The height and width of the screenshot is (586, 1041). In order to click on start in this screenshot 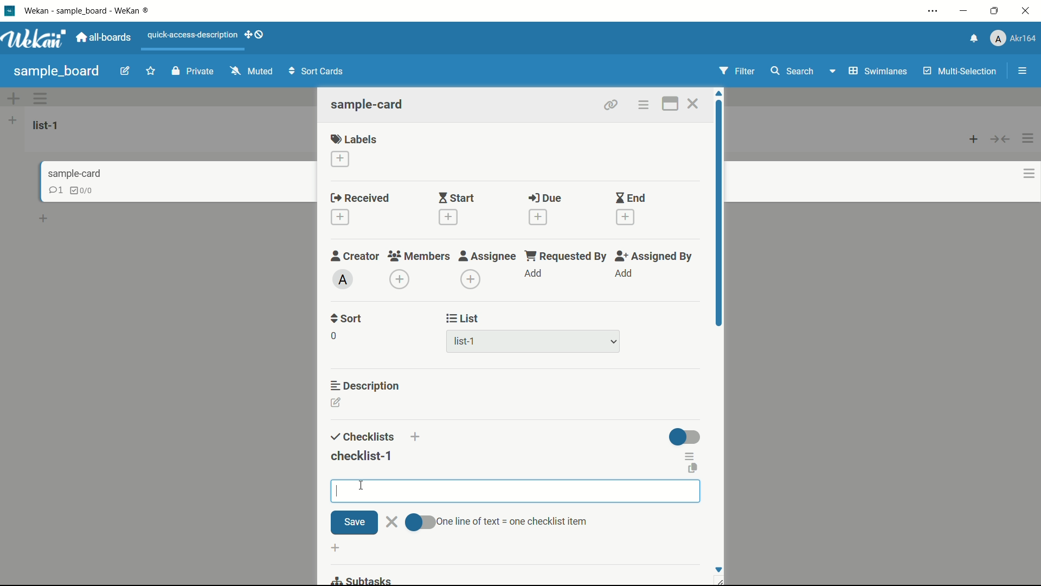, I will do `click(458, 198)`.